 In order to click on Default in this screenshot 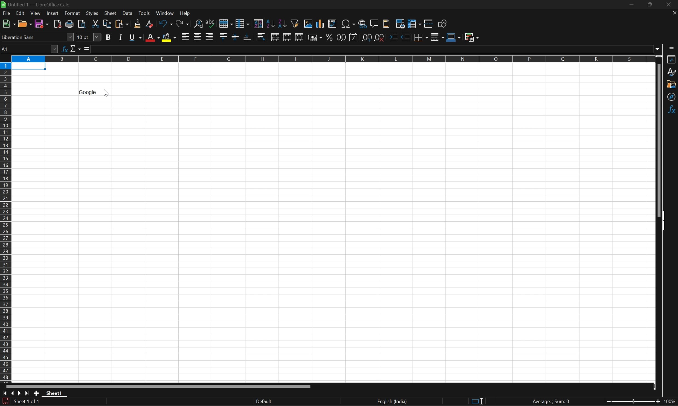, I will do `click(263, 401)`.